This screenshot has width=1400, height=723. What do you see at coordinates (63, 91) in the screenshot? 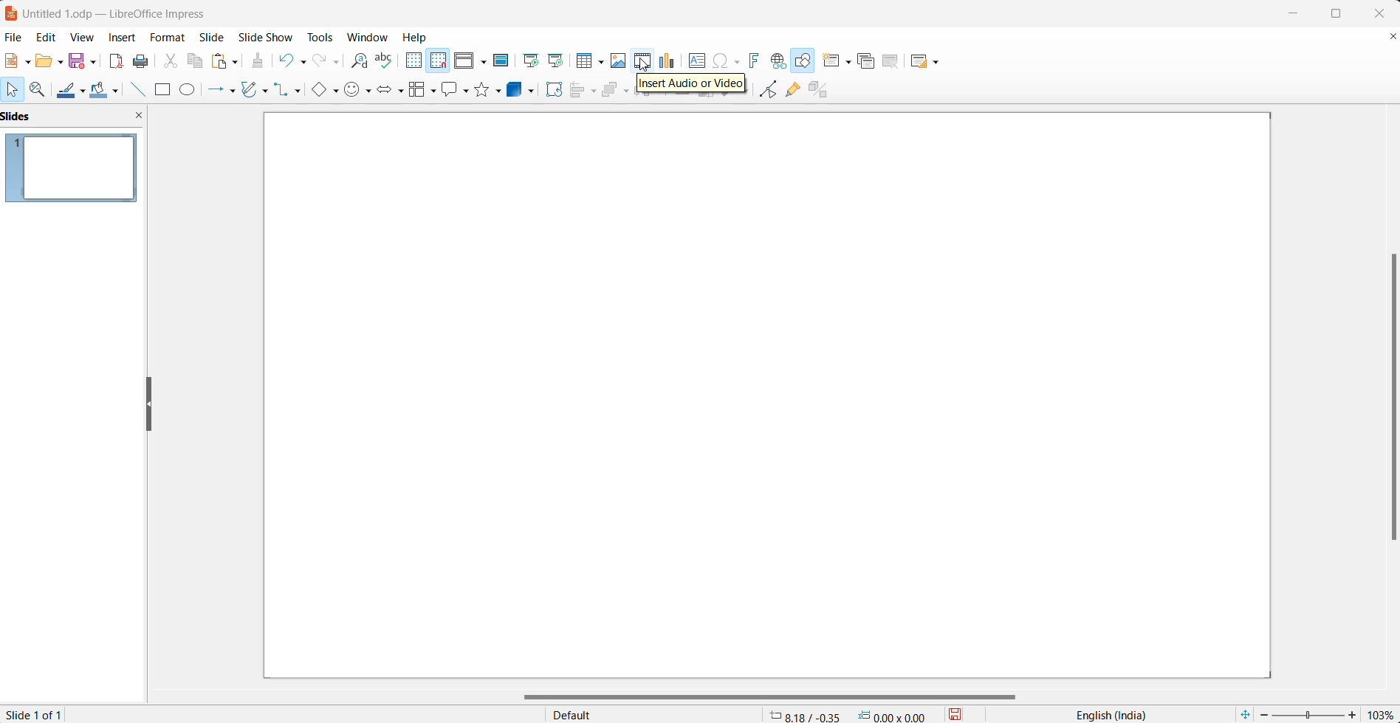
I see `line color` at bounding box center [63, 91].